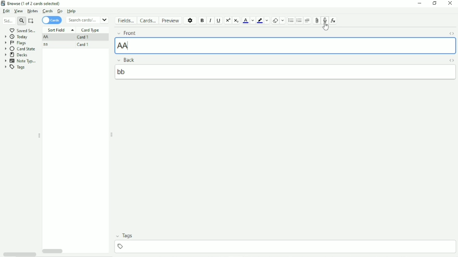  What do you see at coordinates (13, 21) in the screenshot?
I see `Search` at bounding box center [13, 21].